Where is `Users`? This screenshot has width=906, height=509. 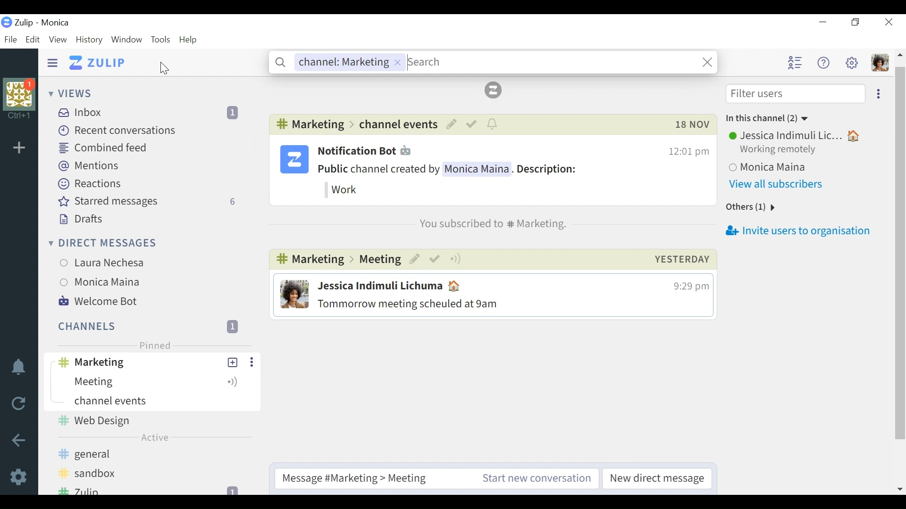
Users is located at coordinates (796, 150).